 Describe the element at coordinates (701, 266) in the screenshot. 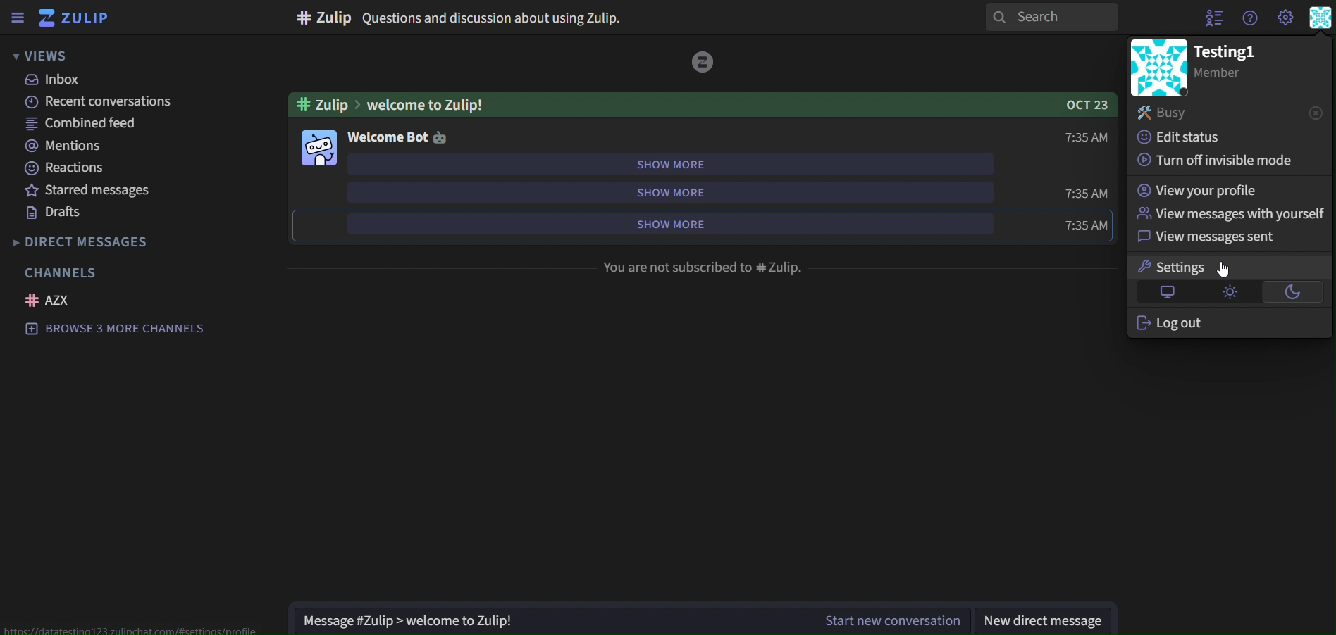

I see `You are not described to #zulip` at that location.